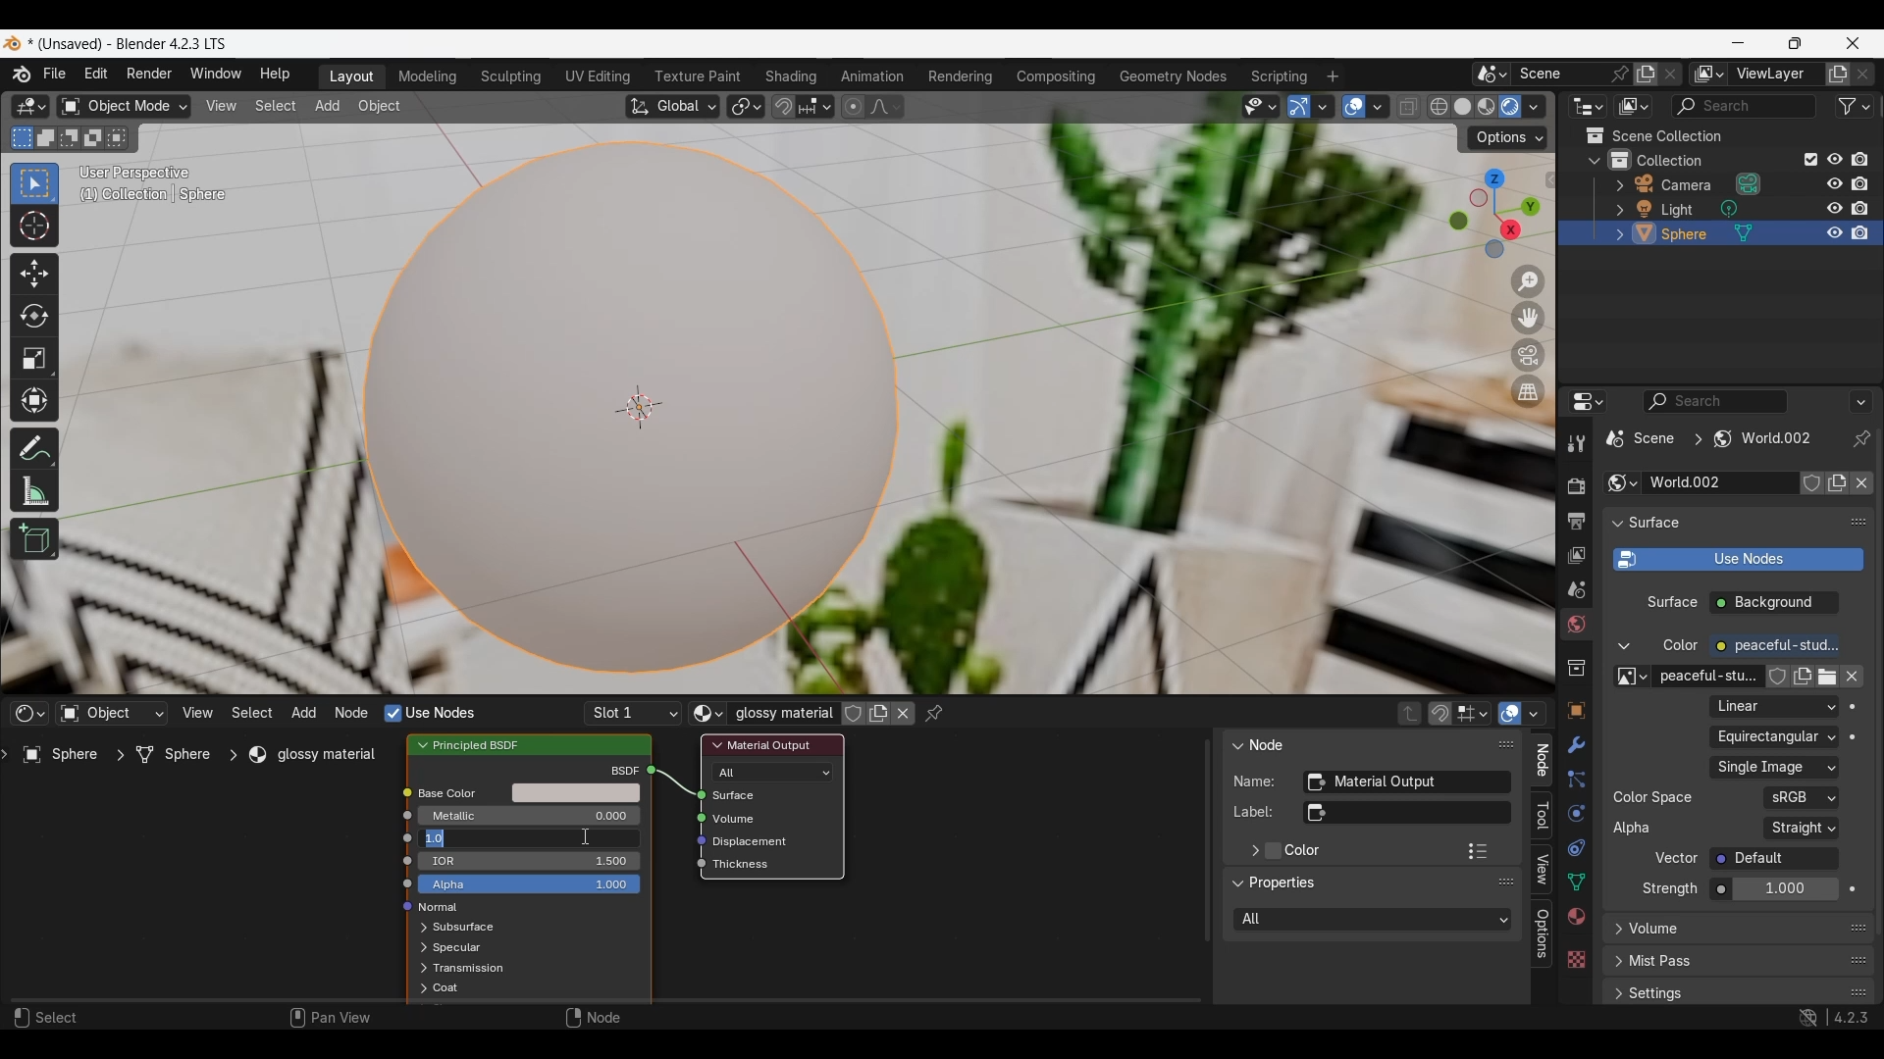  What do you see at coordinates (1378, 107) in the screenshot?
I see `Overlay options` at bounding box center [1378, 107].